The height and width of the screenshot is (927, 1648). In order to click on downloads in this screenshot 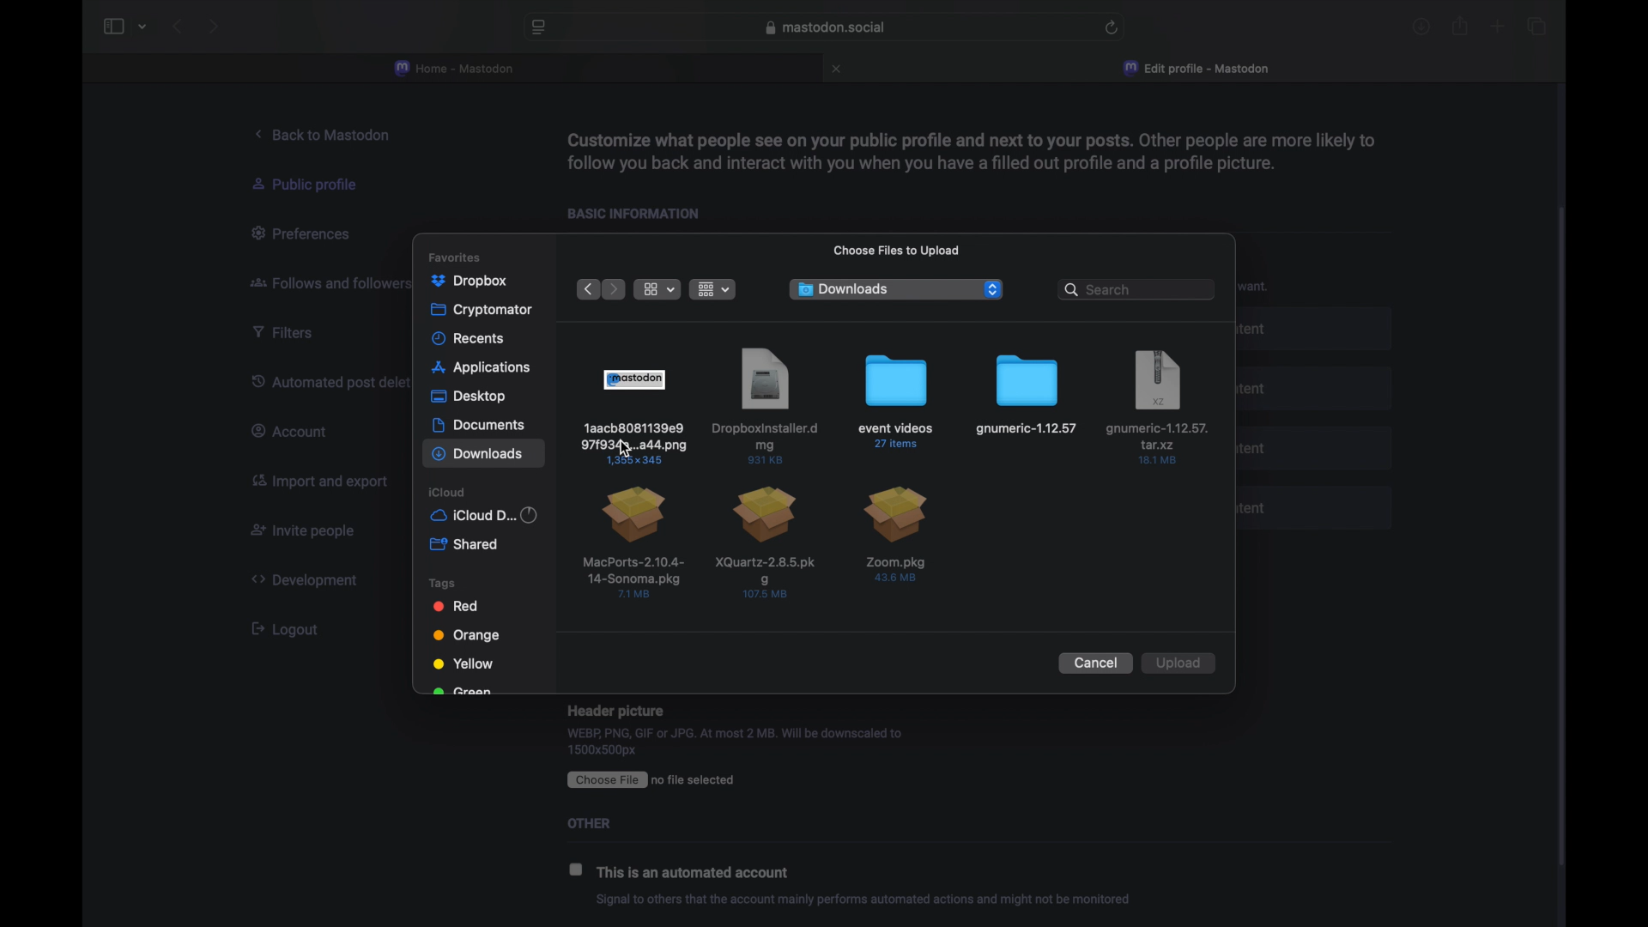, I will do `click(845, 288)`.